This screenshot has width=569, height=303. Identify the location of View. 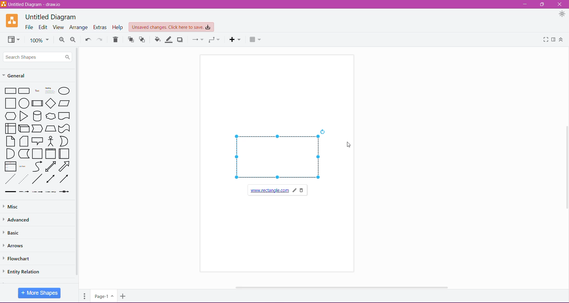
(58, 27).